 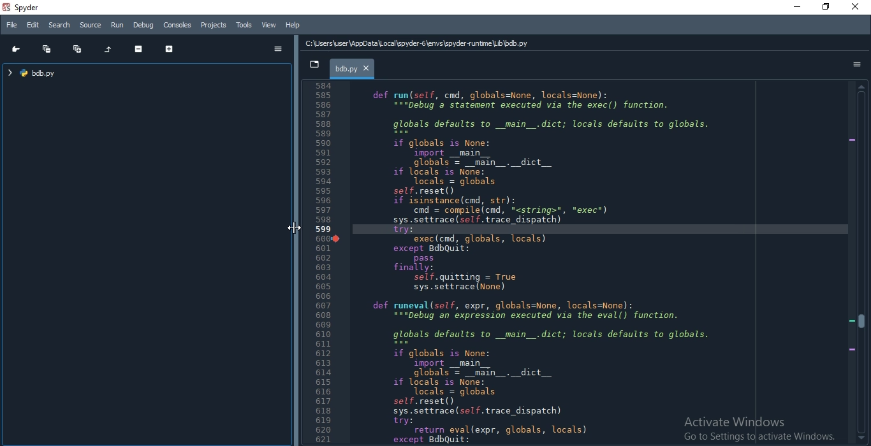 I want to click on Edit, so click(x=34, y=25).